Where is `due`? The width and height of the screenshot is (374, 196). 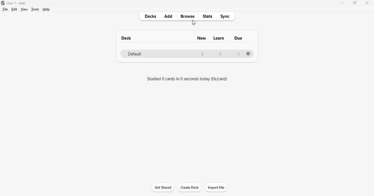
due is located at coordinates (238, 38).